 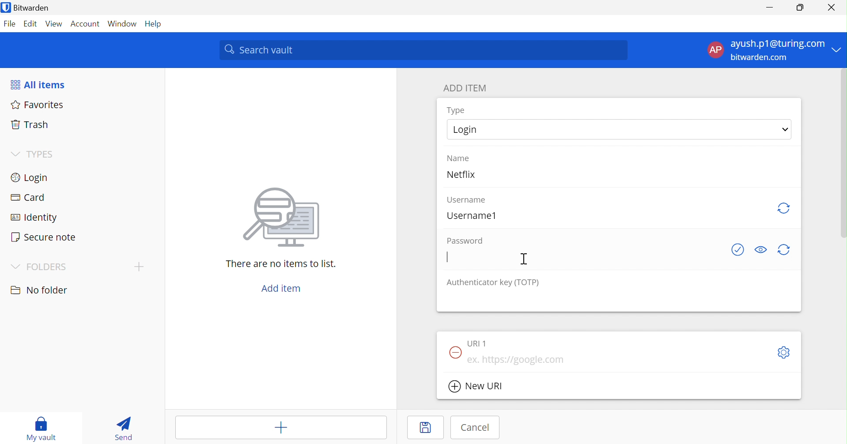 What do you see at coordinates (10, 24) in the screenshot?
I see `File` at bounding box center [10, 24].